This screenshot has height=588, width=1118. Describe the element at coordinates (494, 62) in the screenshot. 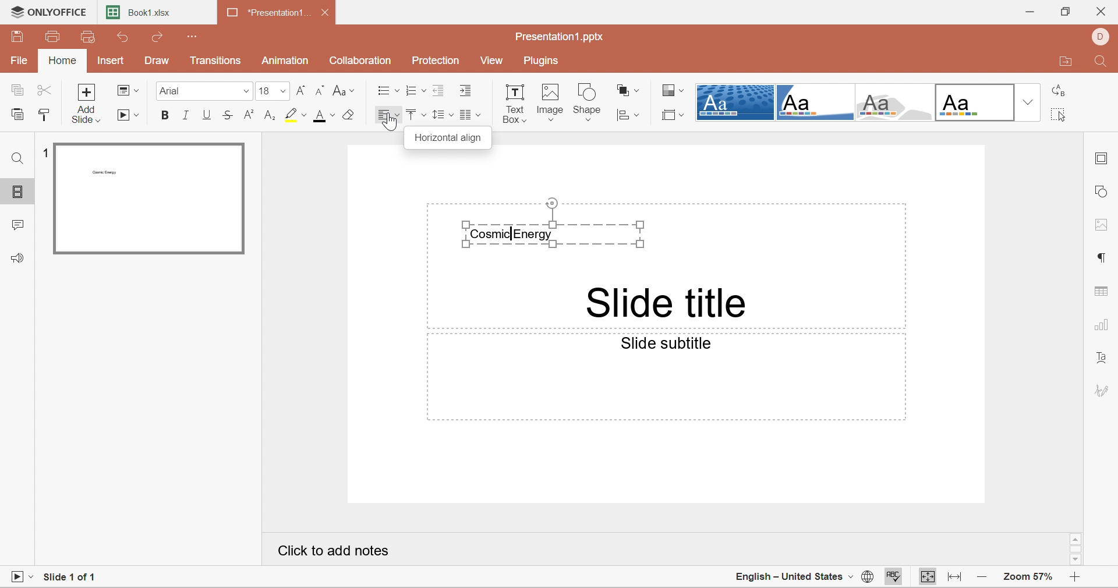

I see `View` at that location.